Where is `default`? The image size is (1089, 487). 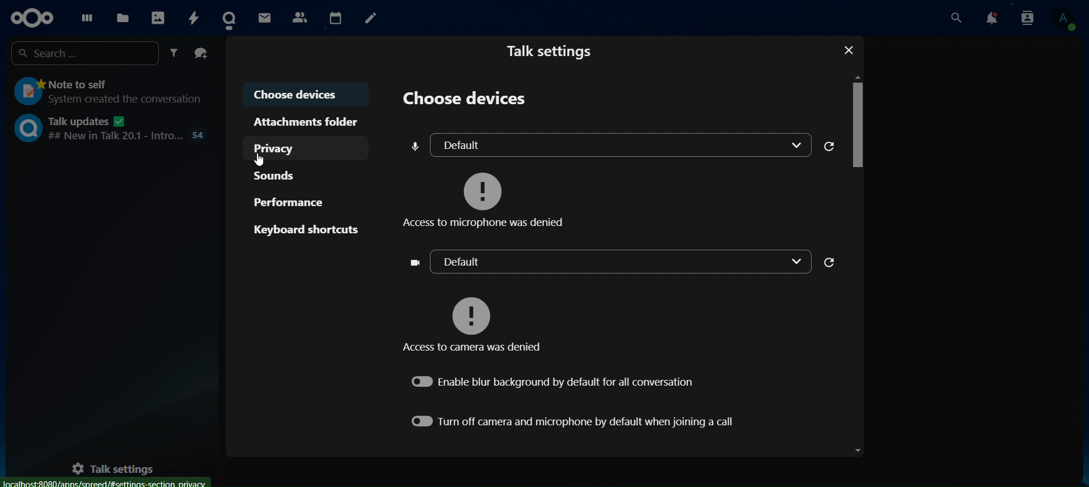
default is located at coordinates (609, 145).